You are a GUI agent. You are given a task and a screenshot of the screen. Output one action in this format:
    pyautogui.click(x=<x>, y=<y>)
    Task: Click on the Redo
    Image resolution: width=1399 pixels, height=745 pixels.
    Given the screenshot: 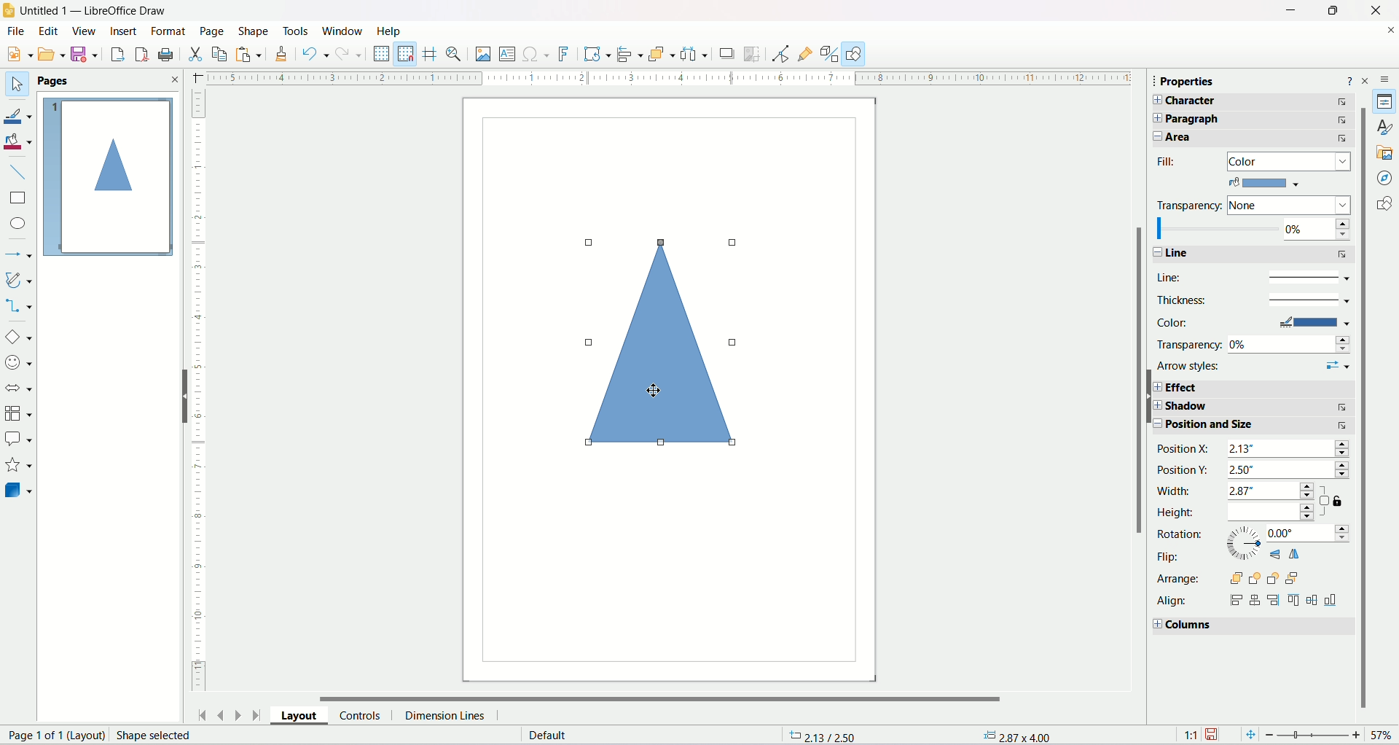 What is the action you would take?
    pyautogui.click(x=348, y=53)
    